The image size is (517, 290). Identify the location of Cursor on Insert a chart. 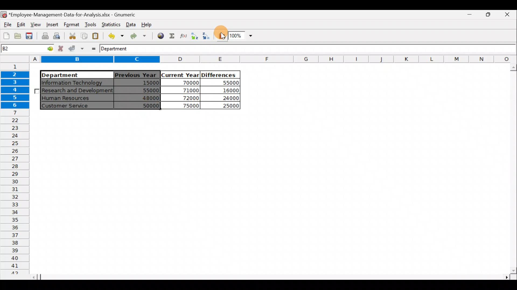
(221, 31).